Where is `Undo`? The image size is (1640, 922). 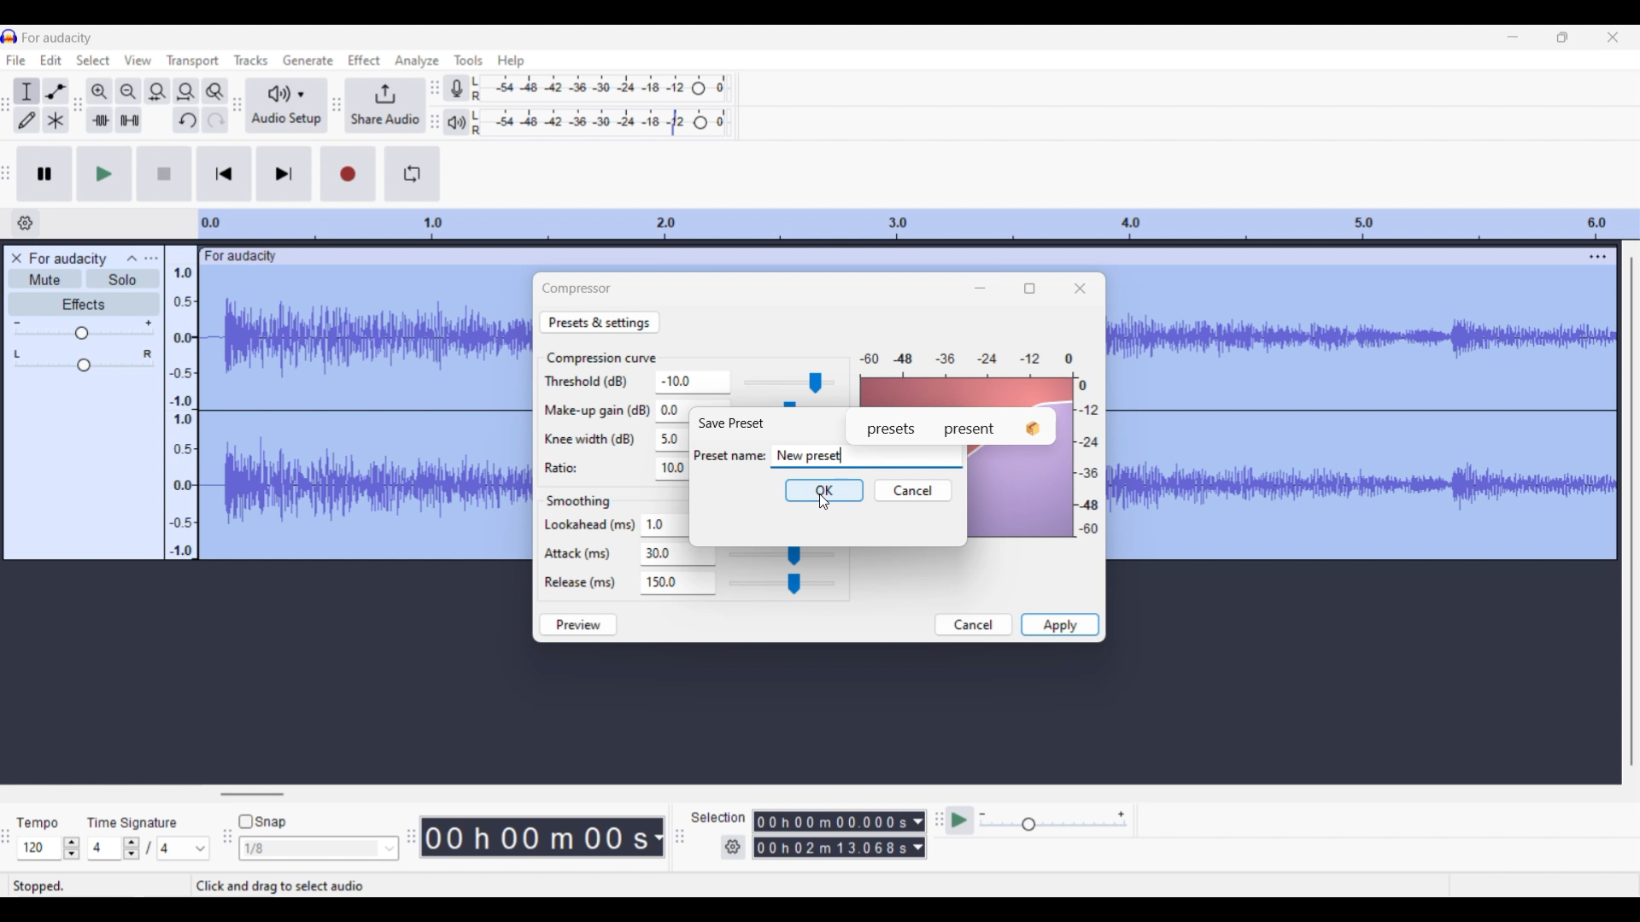 Undo is located at coordinates (186, 120).